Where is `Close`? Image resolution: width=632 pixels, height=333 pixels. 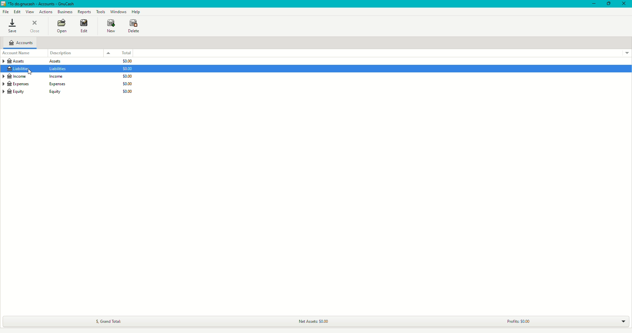
Close is located at coordinates (624, 4).